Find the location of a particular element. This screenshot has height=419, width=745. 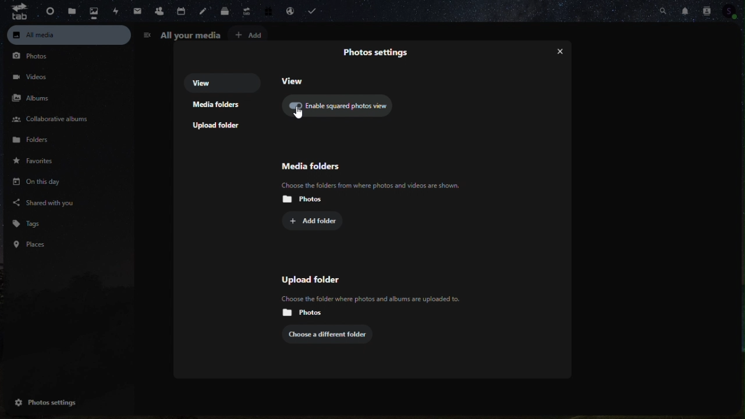

choose a different folder is located at coordinates (332, 333).